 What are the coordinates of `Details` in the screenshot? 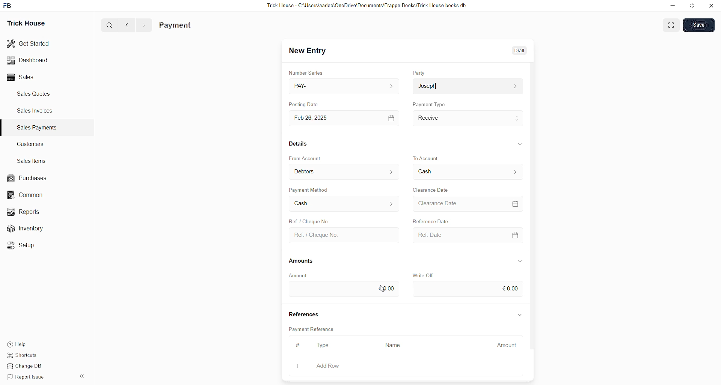 It's located at (299, 143).